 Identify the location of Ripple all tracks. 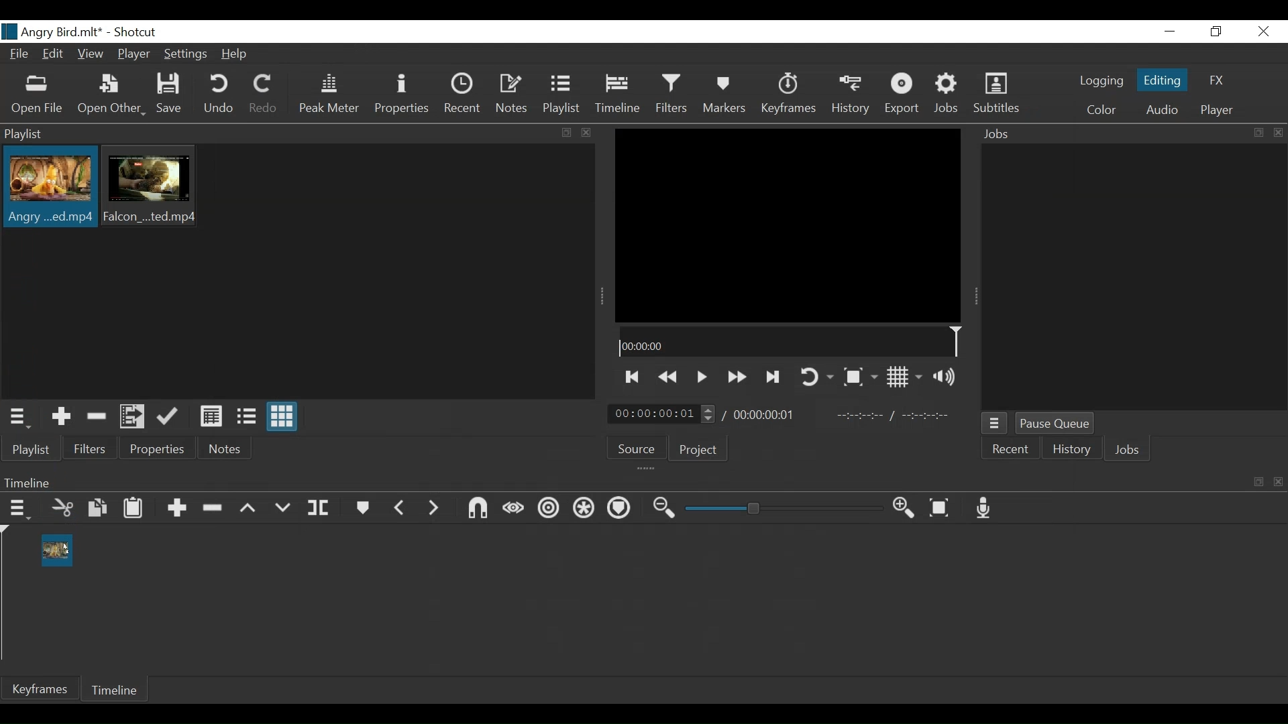
(582, 508).